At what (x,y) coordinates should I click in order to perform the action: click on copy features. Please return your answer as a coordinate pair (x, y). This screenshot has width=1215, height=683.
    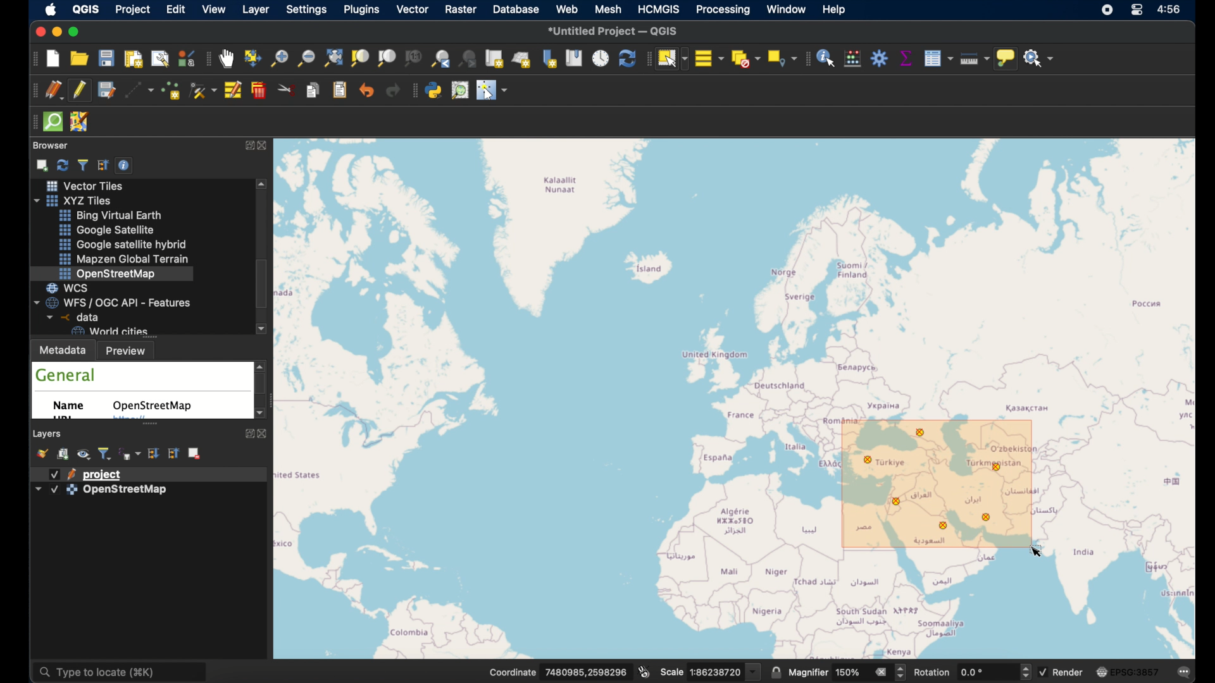
    Looking at the image, I should click on (315, 92).